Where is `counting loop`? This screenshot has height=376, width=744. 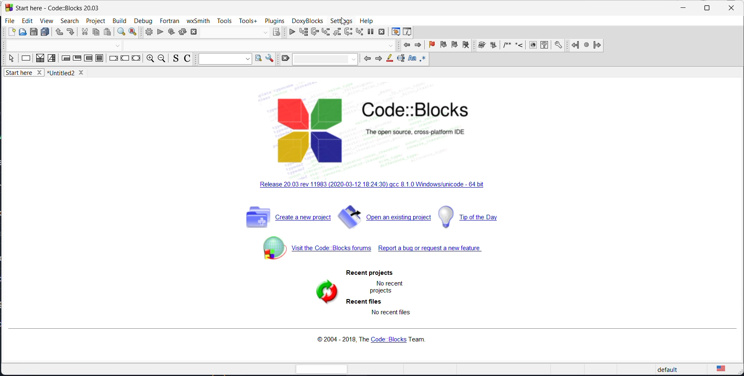 counting loop is located at coordinates (88, 59).